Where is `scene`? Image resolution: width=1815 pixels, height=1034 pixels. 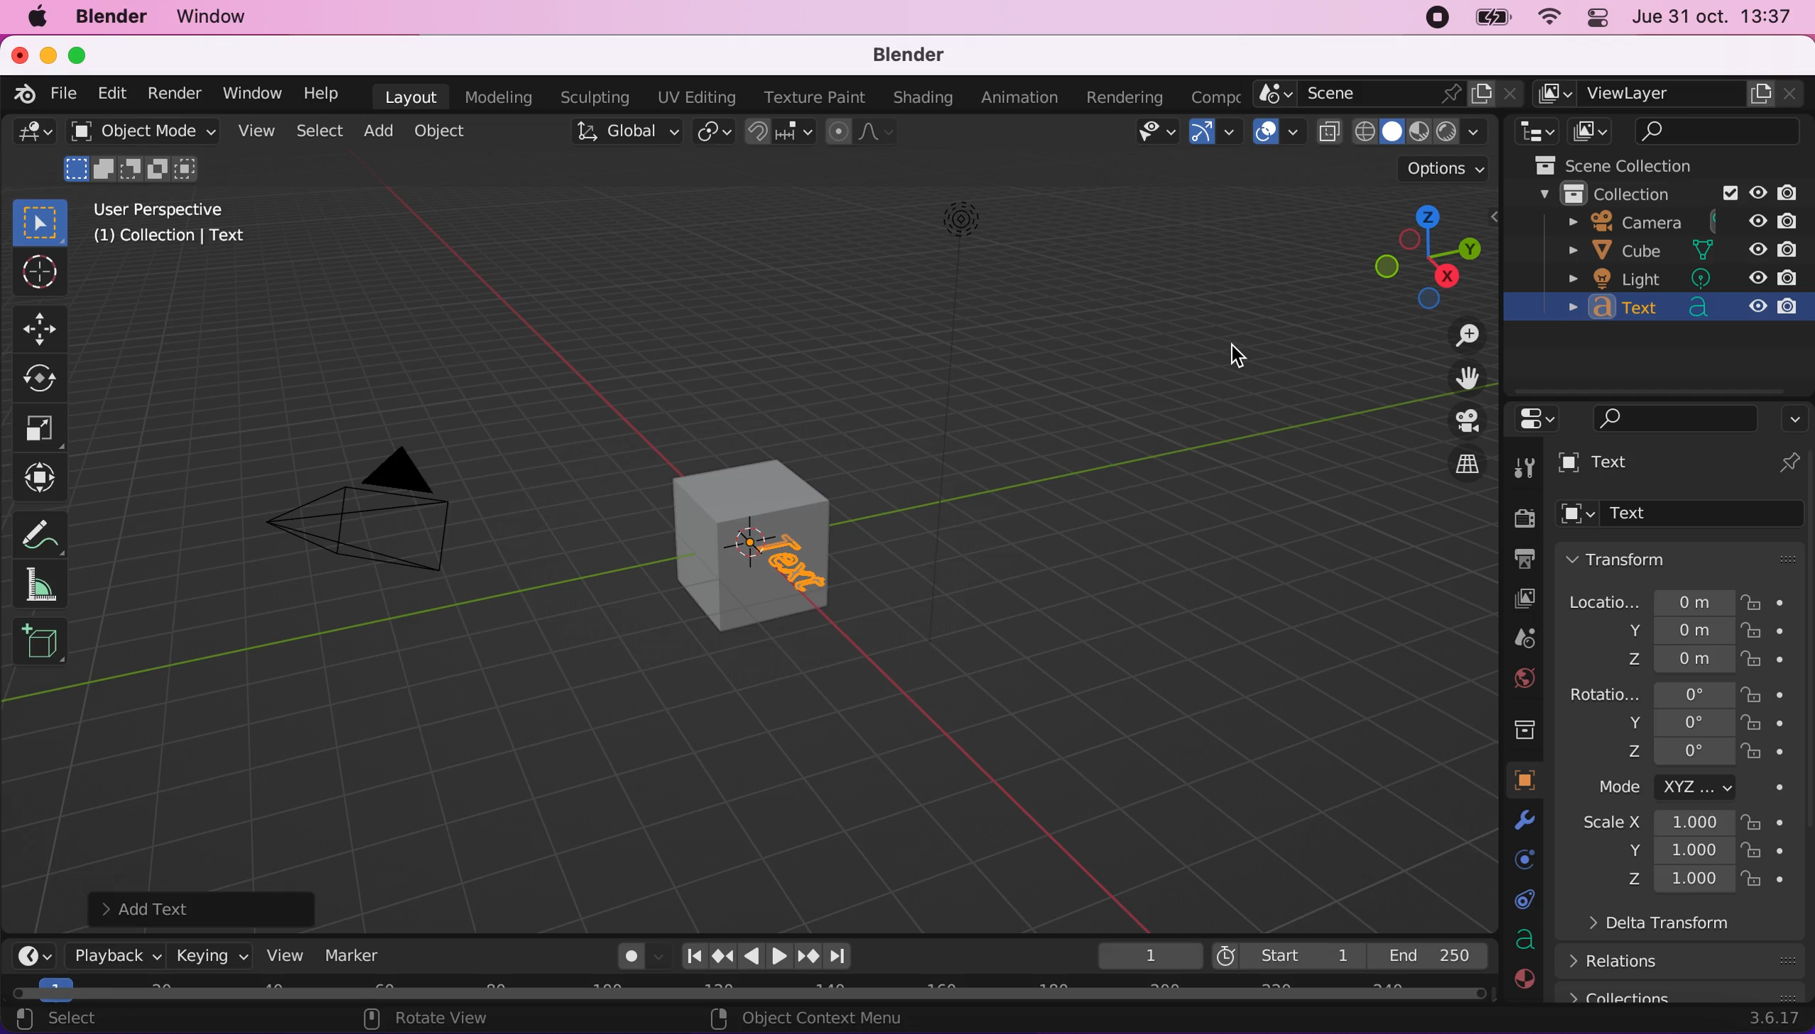
scene is located at coordinates (1391, 94).